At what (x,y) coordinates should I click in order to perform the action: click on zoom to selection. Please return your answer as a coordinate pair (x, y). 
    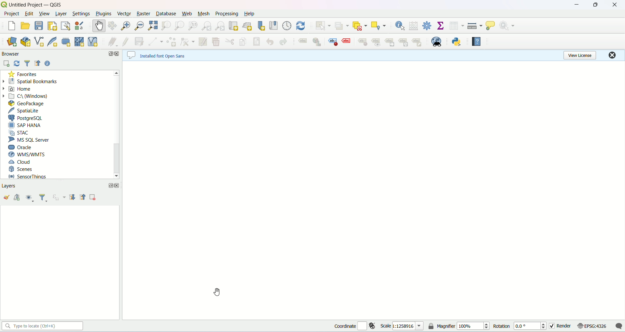
    Looking at the image, I should click on (166, 26).